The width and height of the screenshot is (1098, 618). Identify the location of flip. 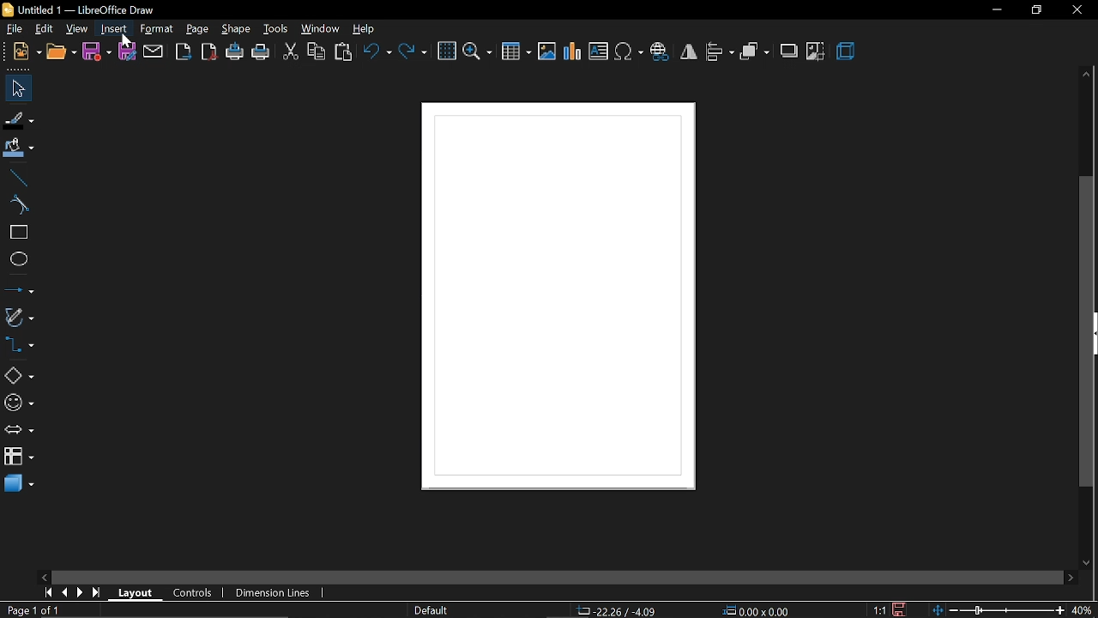
(689, 51).